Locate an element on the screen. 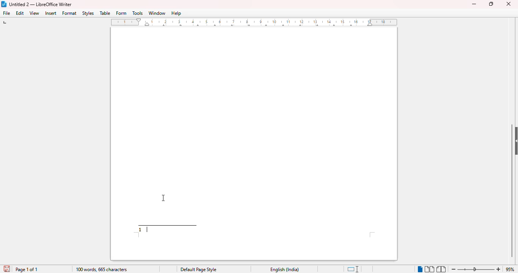  typing is located at coordinates (149, 230).